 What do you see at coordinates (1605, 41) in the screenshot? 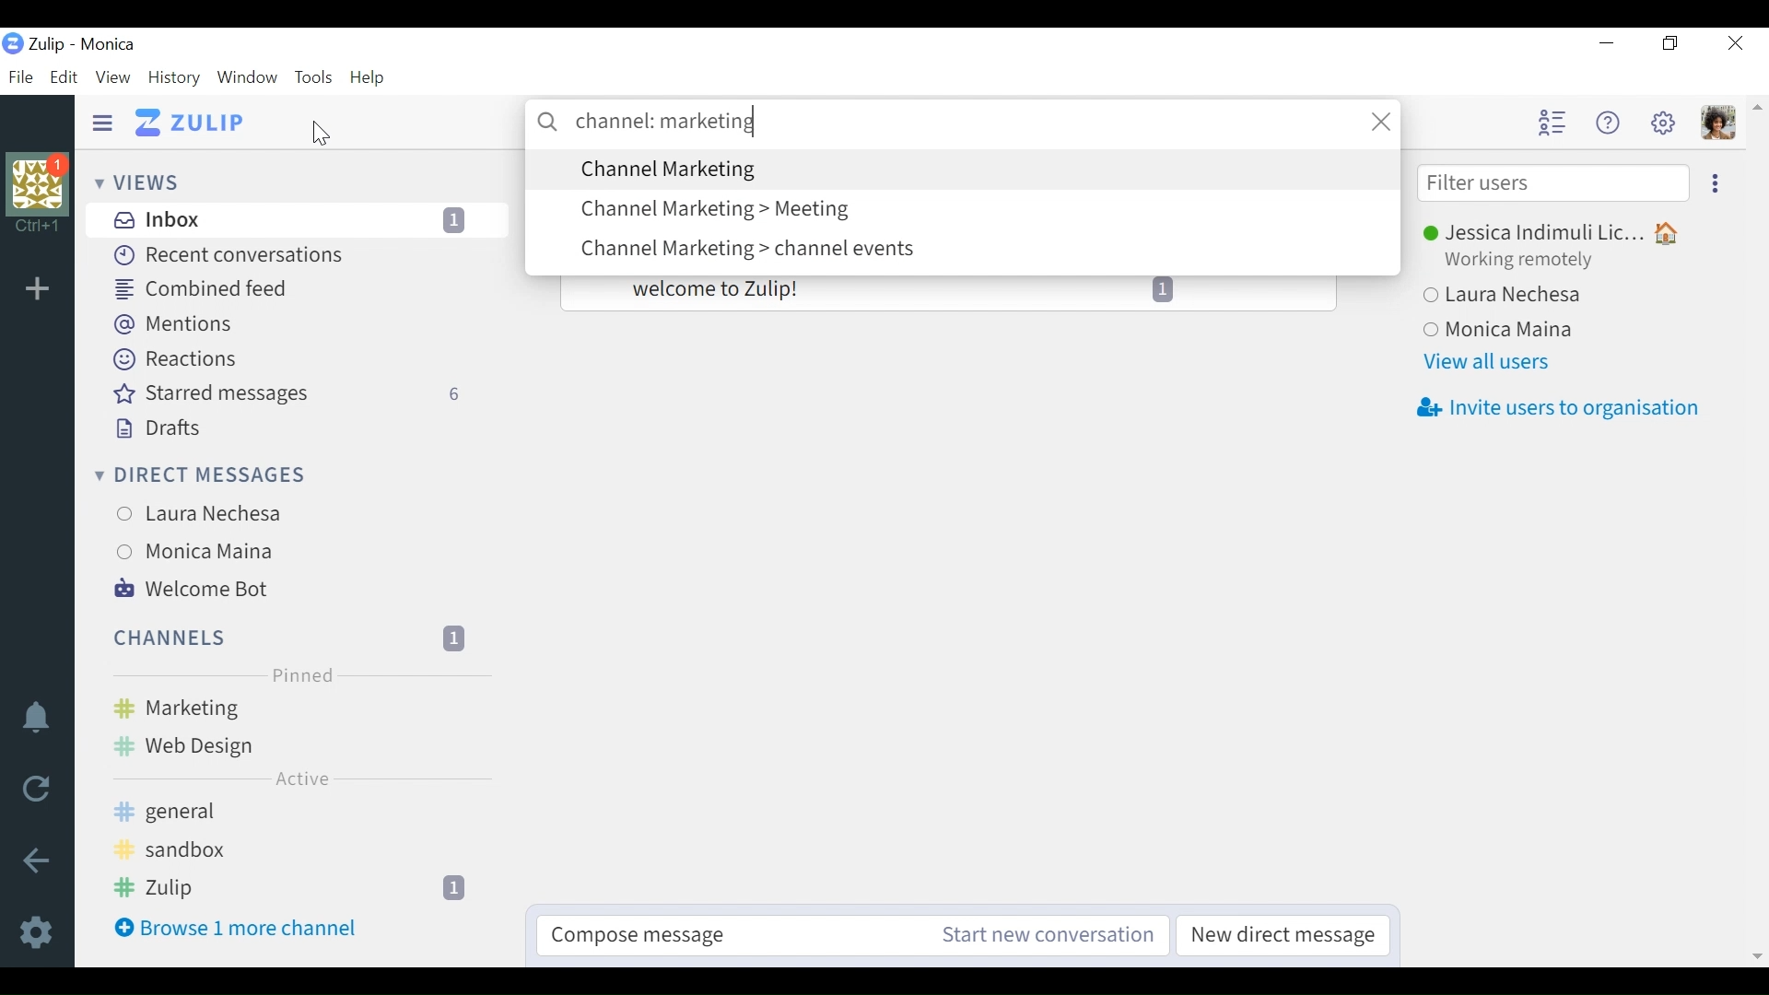
I see `minimize` at bounding box center [1605, 41].